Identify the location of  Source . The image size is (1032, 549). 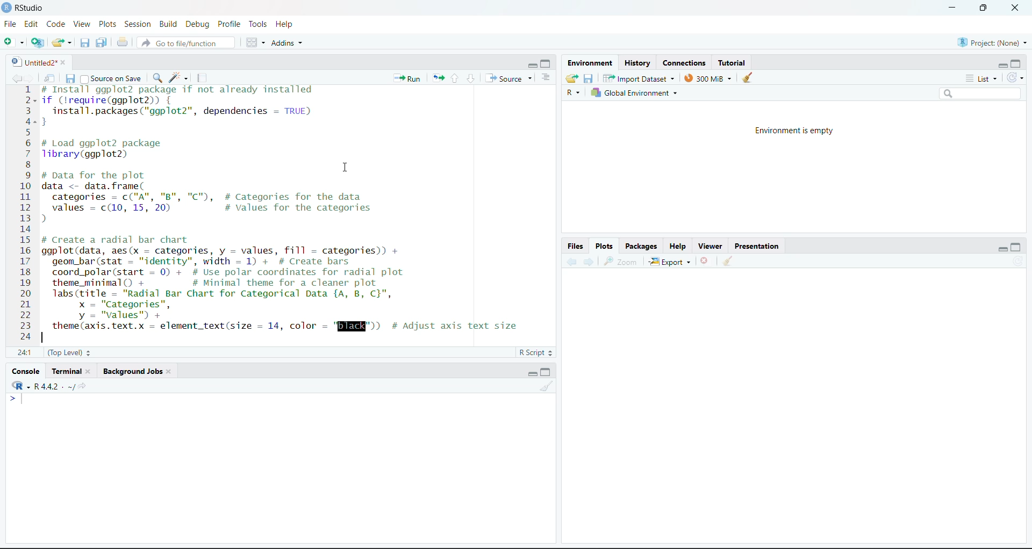
(511, 78).